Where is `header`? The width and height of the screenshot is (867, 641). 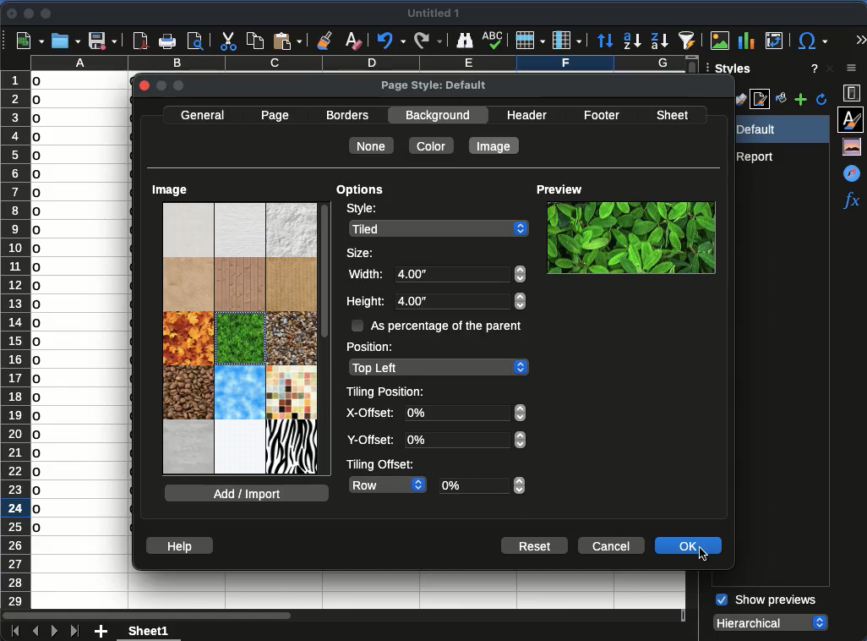 header is located at coordinates (527, 114).